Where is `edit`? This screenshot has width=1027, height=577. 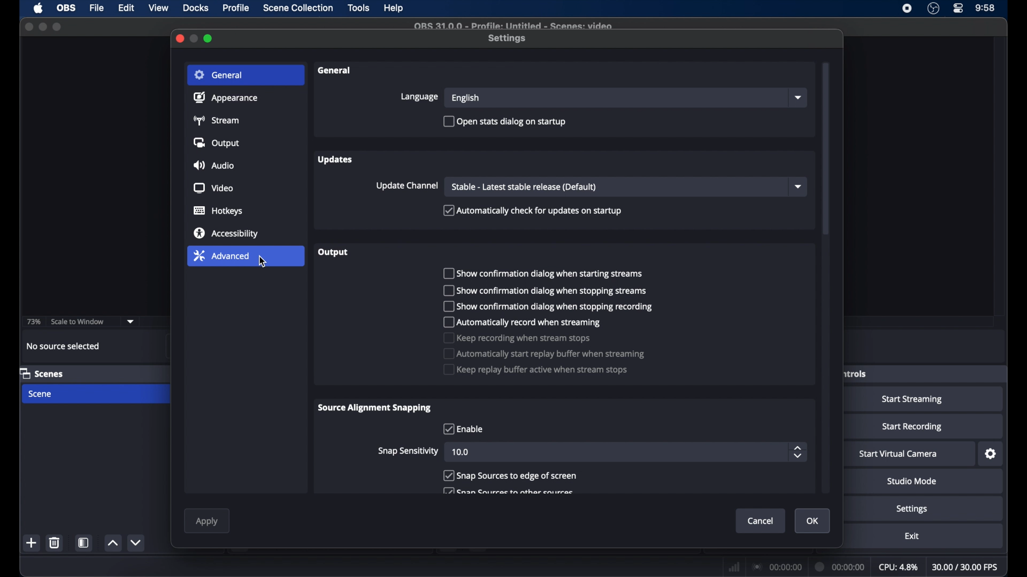
edit is located at coordinates (126, 9).